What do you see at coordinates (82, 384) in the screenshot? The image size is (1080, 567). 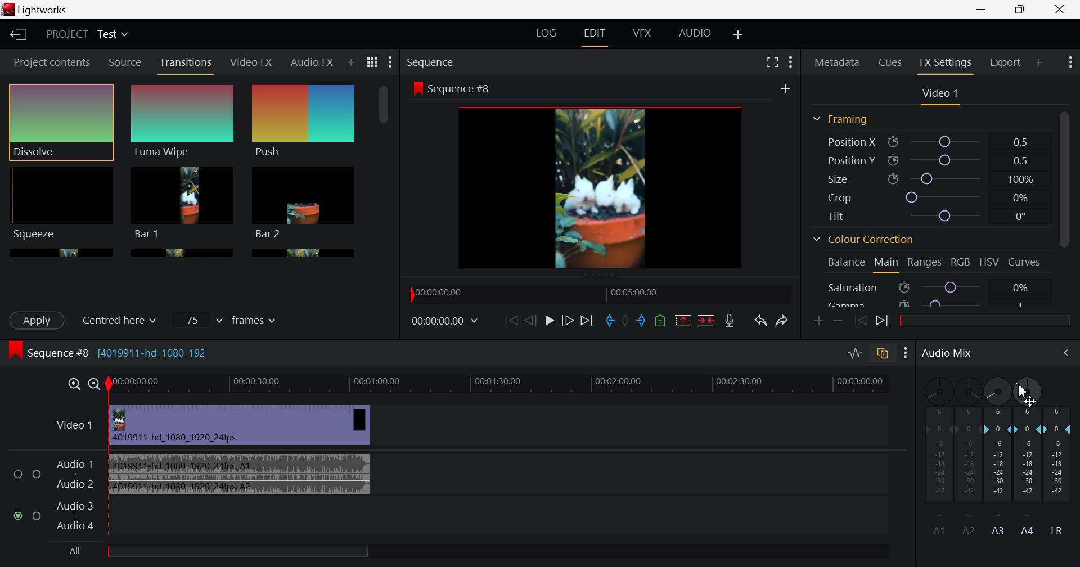 I see `Timeline Zoom In/Out` at bounding box center [82, 384].